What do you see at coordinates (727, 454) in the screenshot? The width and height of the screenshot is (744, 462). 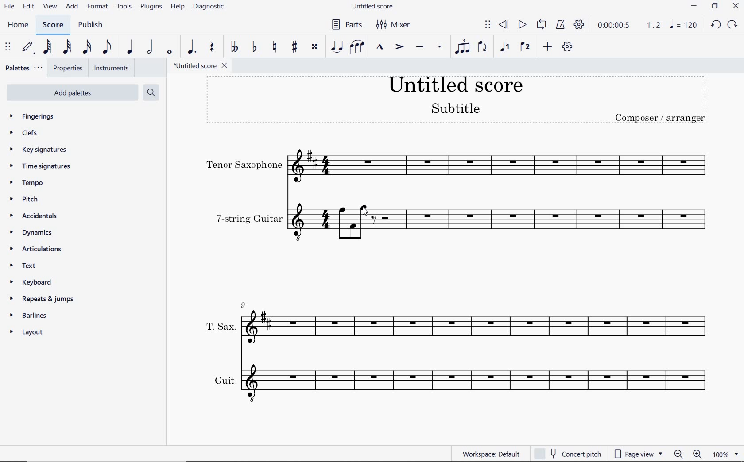 I see `ZOOM FACTOR` at bounding box center [727, 454].